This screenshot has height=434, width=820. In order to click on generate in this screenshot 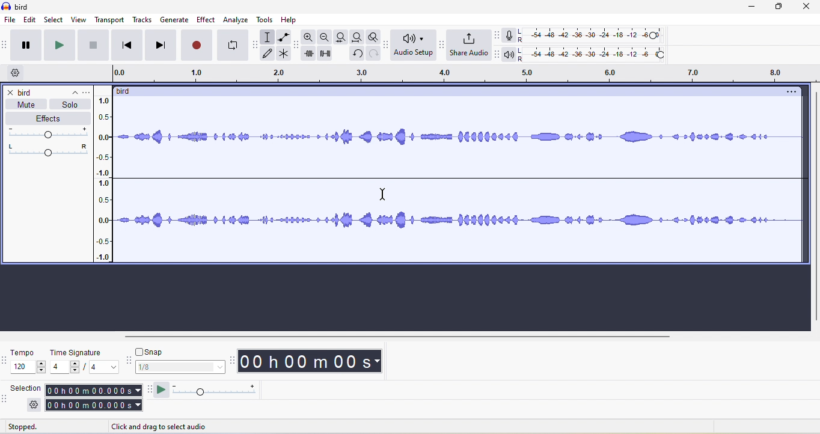, I will do `click(175, 20)`.